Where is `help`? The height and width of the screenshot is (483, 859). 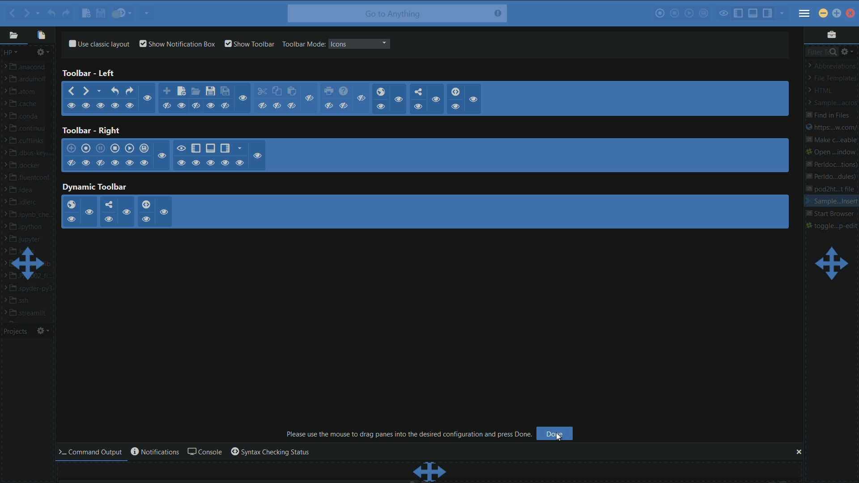 help is located at coordinates (344, 91).